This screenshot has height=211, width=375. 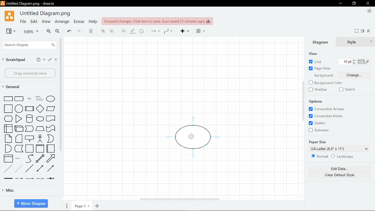 I want to click on Window name - Untitled Diagram.png - draw.io, so click(x=30, y=4).